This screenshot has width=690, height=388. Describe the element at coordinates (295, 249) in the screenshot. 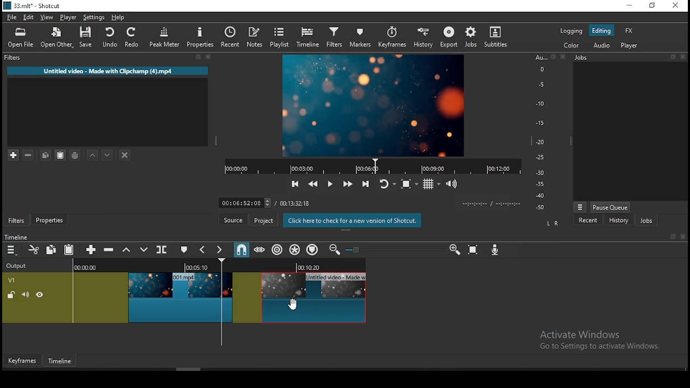

I see `ripple all tracks` at that location.